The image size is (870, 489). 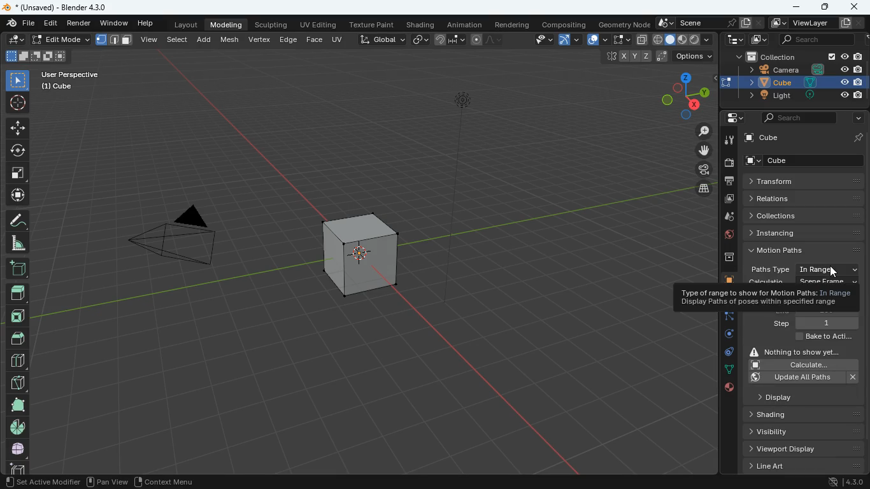 What do you see at coordinates (802, 466) in the screenshot?
I see `Line art` at bounding box center [802, 466].